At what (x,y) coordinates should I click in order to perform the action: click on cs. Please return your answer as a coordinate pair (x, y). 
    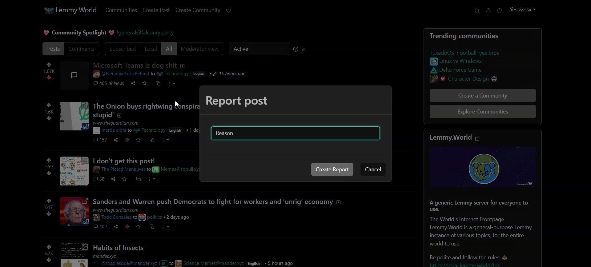
    Looking at the image, I should click on (151, 227).